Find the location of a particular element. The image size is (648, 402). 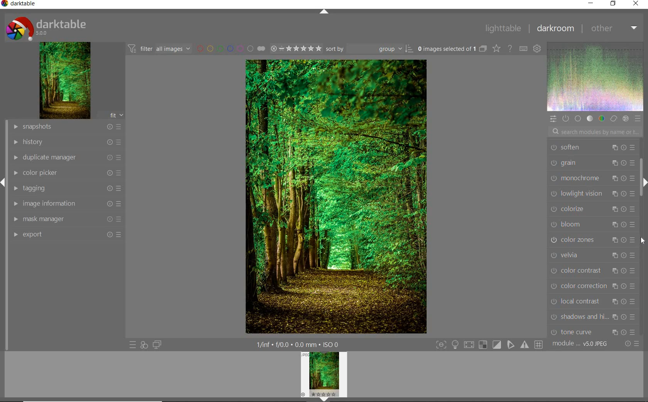

DEFINE KEYBOARD SHOTCUT is located at coordinates (524, 48).